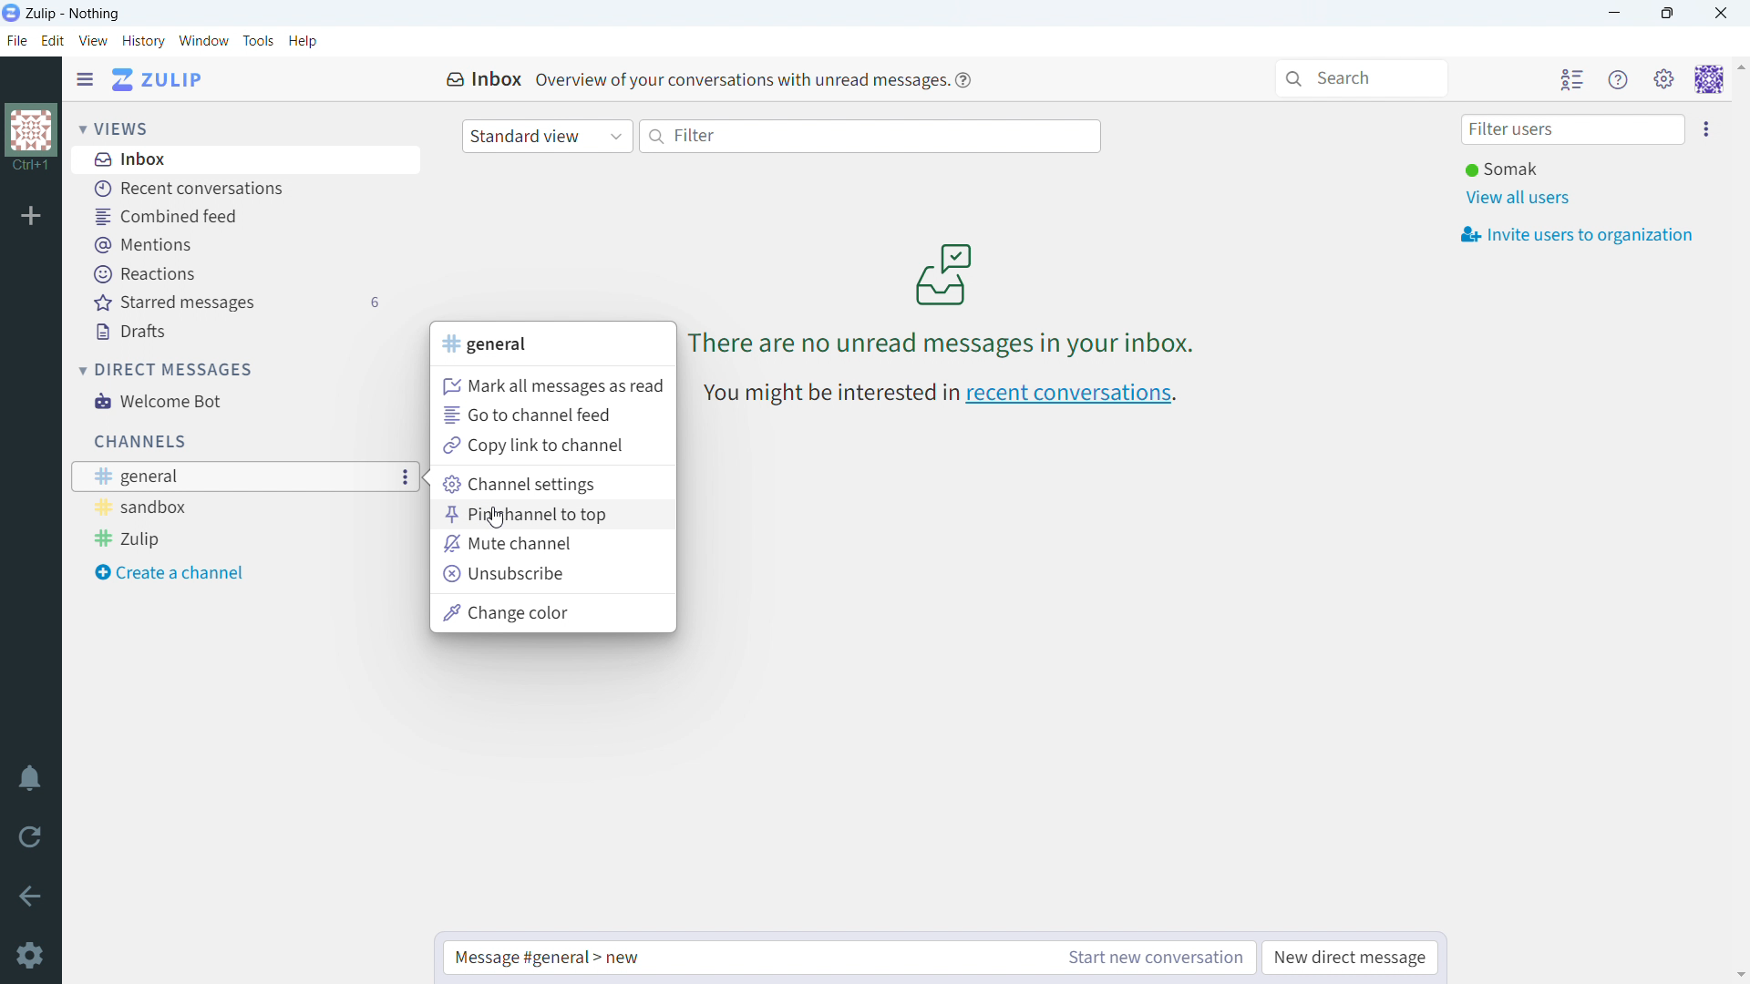  Describe the element at coordinates (17, 40) in the screenshot. I see `file` at that location.